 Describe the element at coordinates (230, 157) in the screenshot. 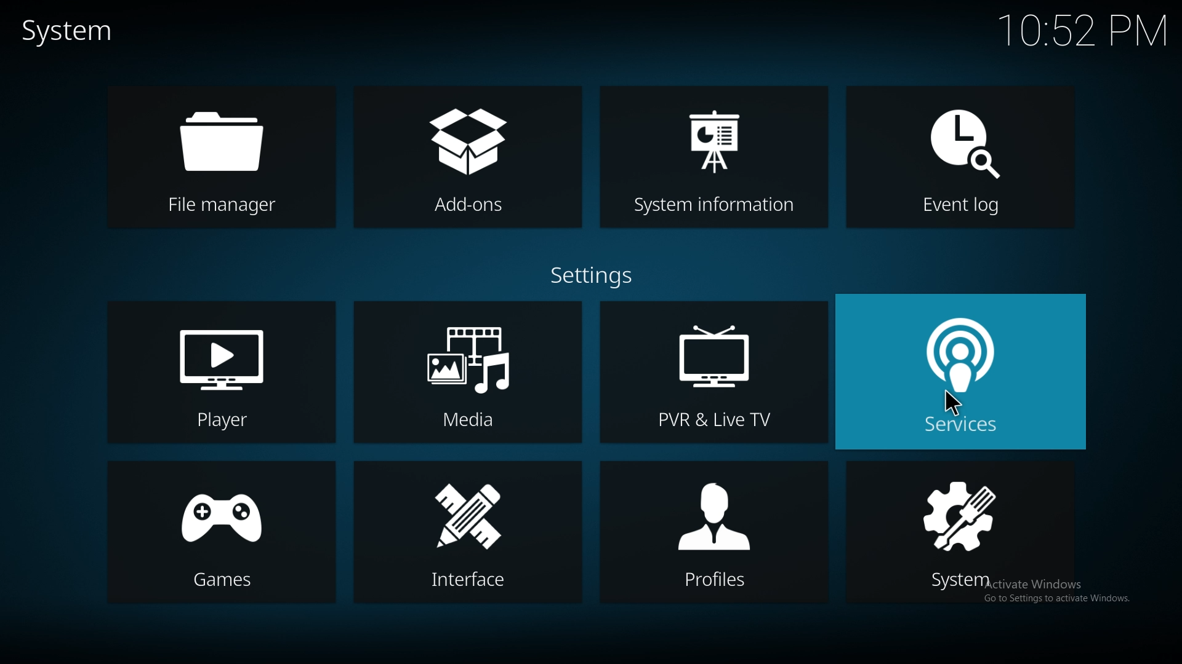

I see `file manager` at that location.